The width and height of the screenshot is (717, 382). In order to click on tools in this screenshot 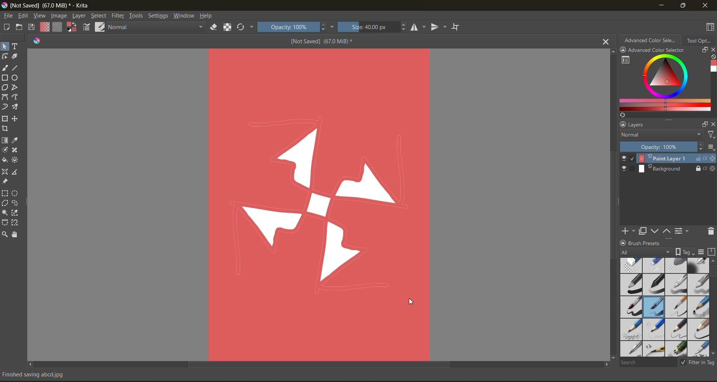, I will do `click(15, 68)`.